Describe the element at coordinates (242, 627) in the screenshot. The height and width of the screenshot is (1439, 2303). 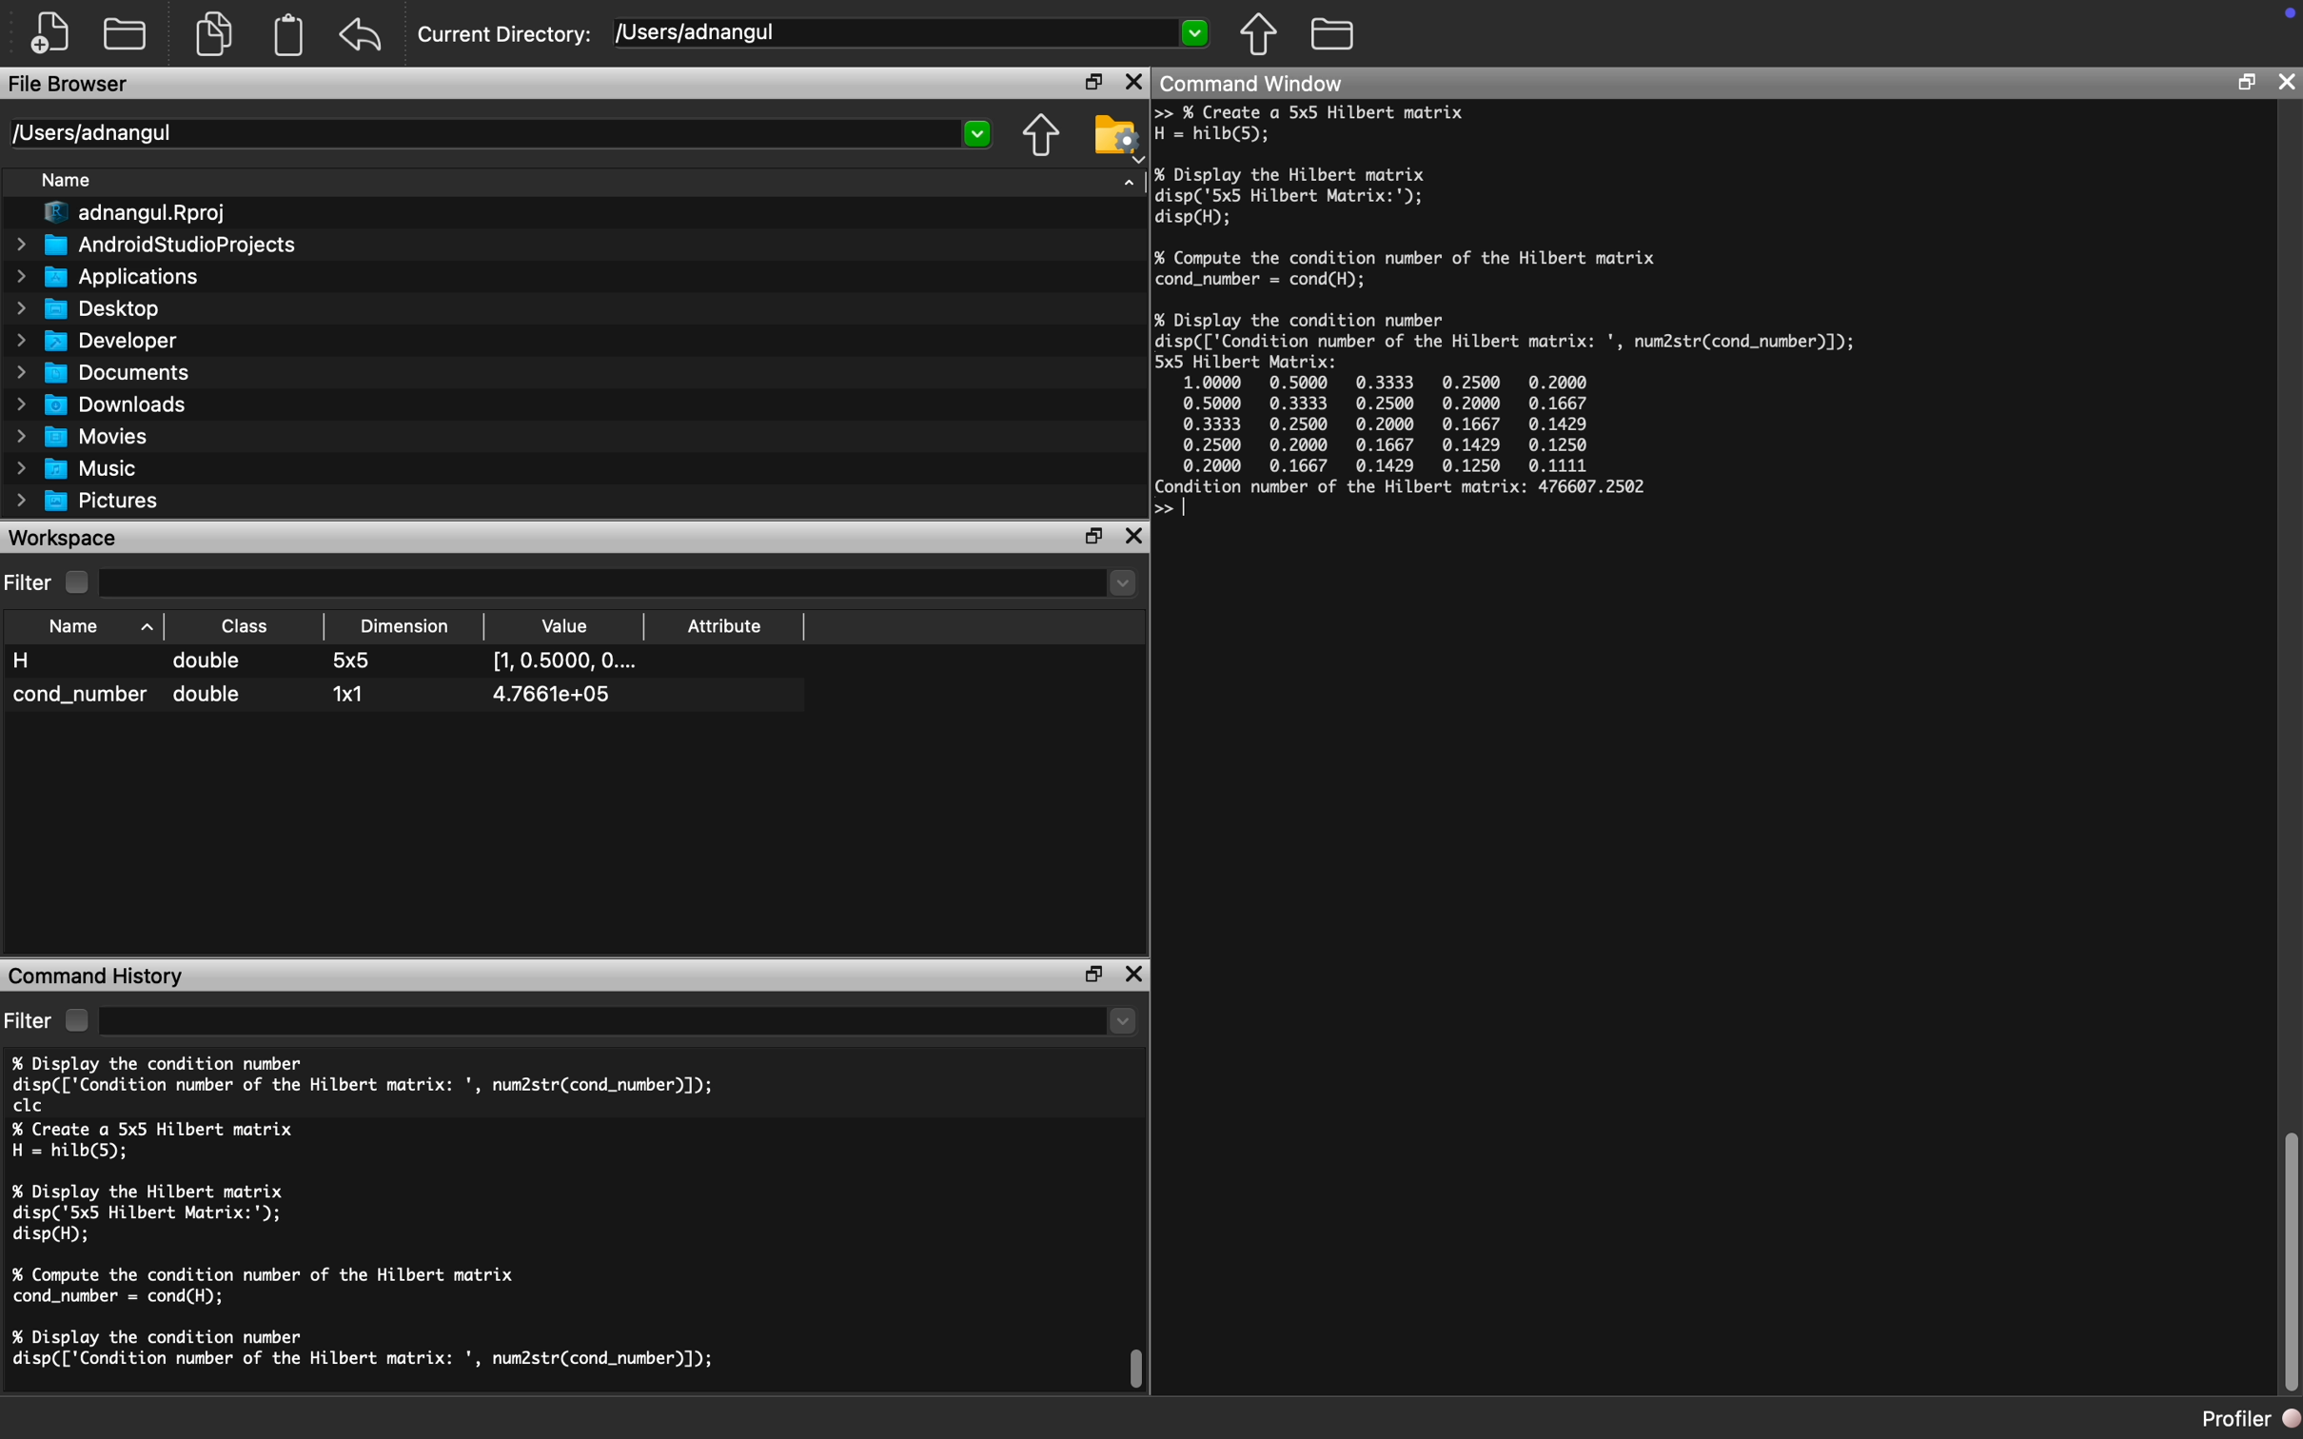
I see `Class` at that location.